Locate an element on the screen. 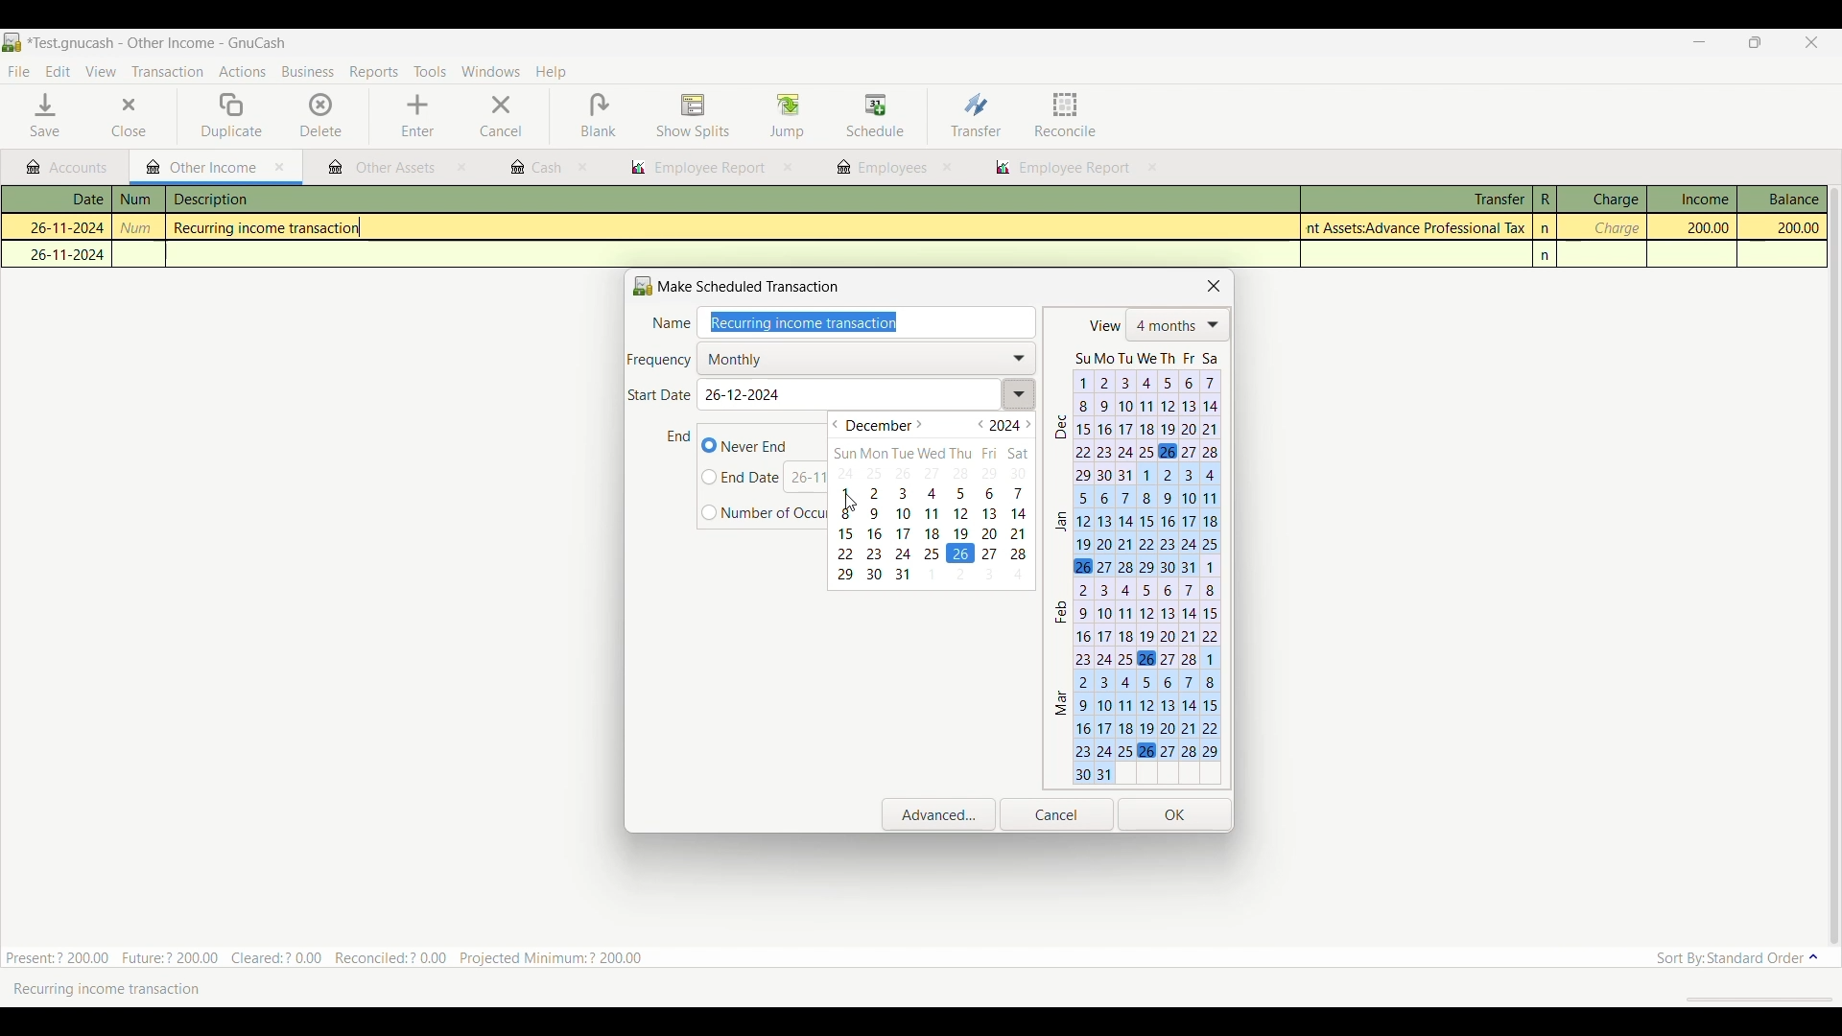  Name is located at coordinates (671, 324).